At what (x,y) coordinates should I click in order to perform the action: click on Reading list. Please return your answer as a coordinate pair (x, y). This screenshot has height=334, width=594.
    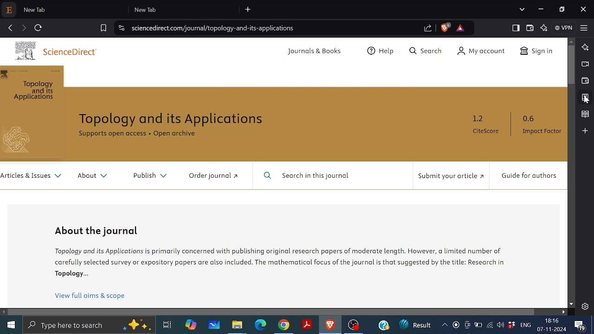
    Looking at the image, I should click on (585, 115).